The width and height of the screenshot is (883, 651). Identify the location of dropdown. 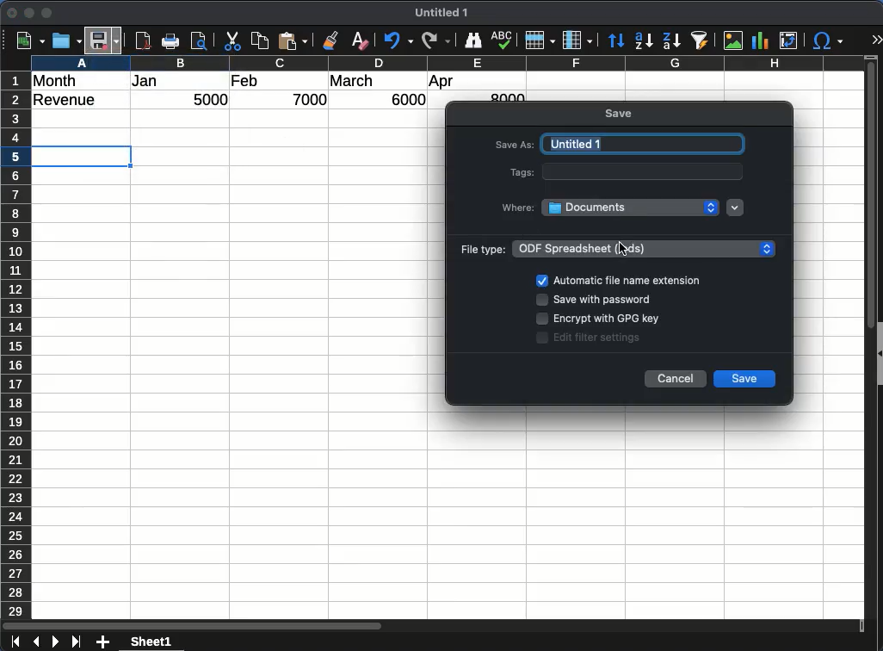
(736, 208).